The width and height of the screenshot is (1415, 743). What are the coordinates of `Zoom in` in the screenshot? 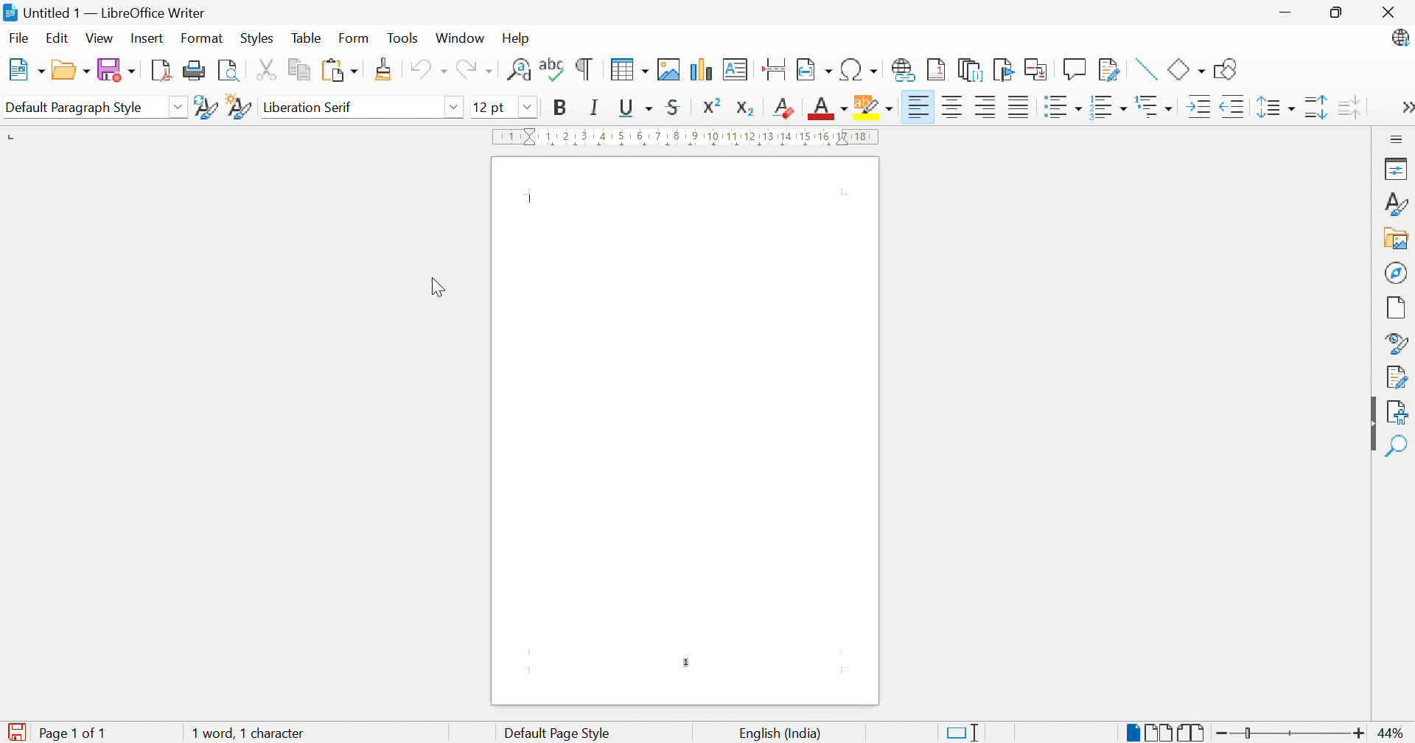 It's located at (1358, 734).